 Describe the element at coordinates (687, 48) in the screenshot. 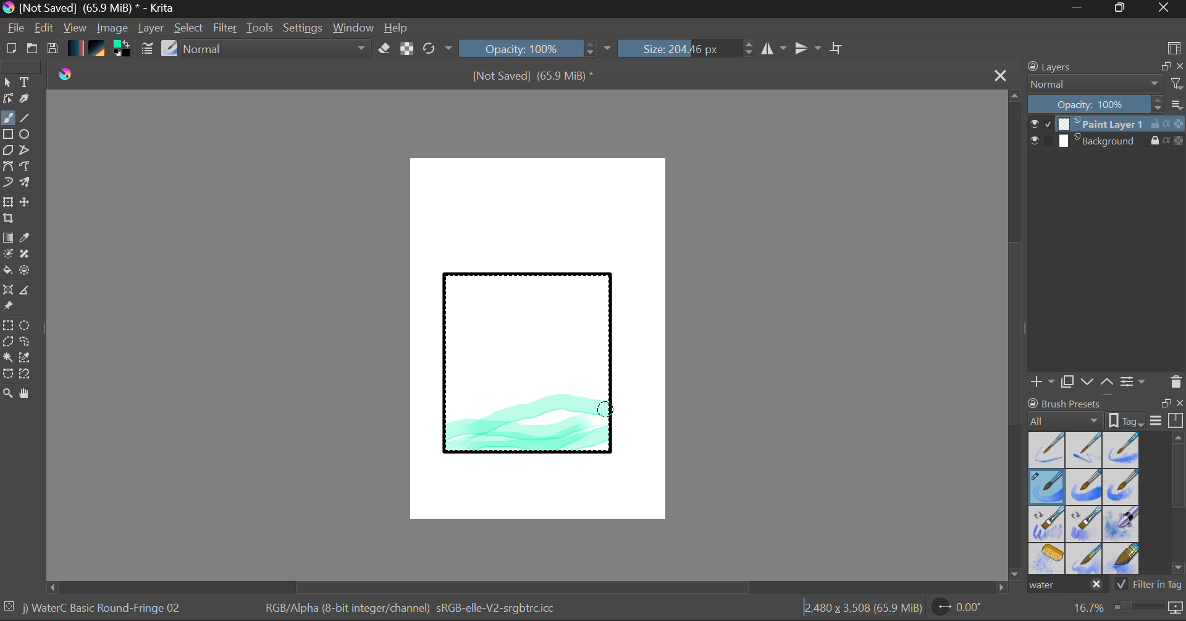

I see `Brush Size` at that location.